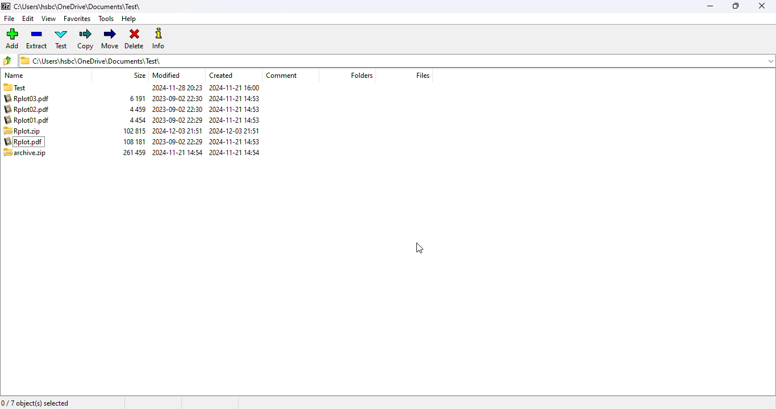 Image resolution: width=776 pixels, height=409 pixels. I want to click on cursor, so click(419, 248).